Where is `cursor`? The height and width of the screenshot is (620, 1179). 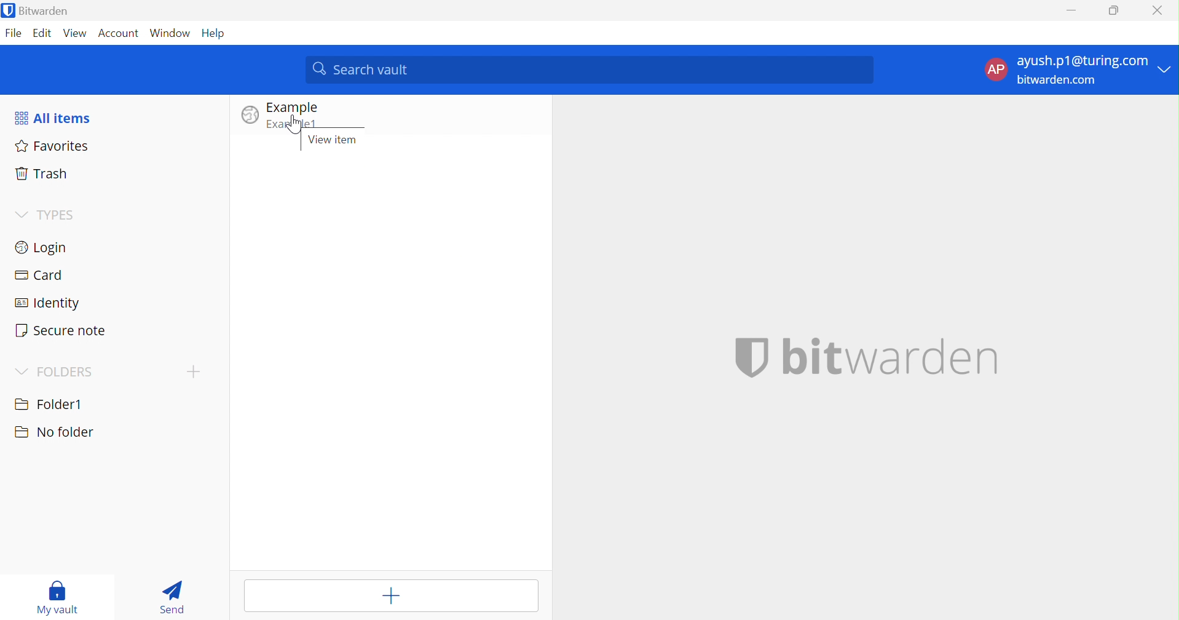 cursor is located at coordinates (298, 126).